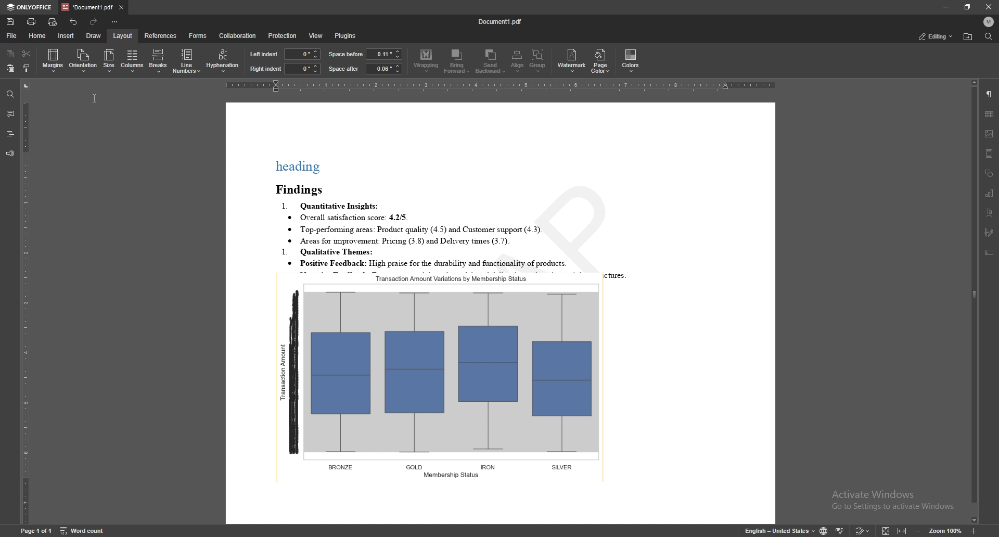 The image size is (999, 537). What do you see at coordinates (945, 7) in the screenshot?
I see `minimize` at bounding box center [945, 7].